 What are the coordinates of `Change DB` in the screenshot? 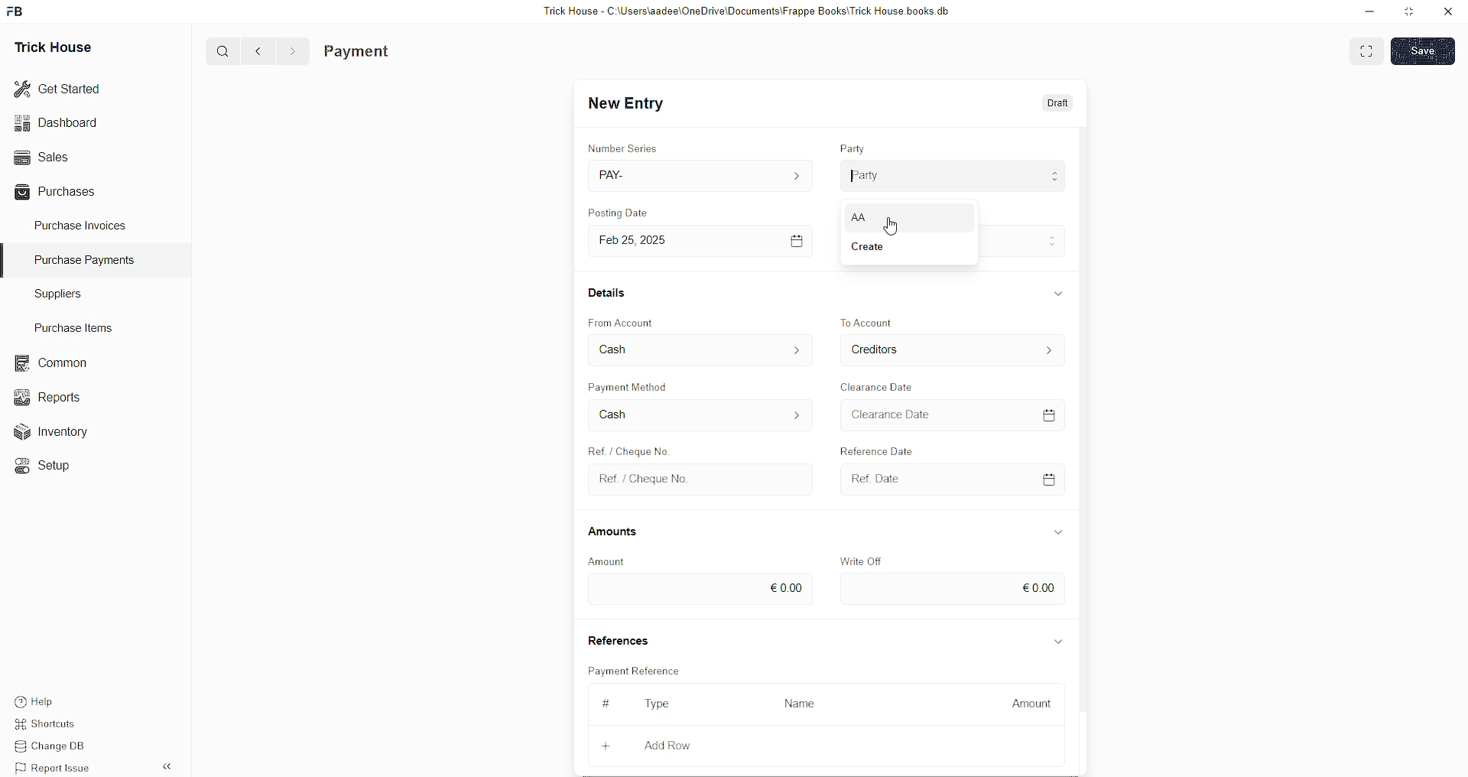 It's located at (58, 747).